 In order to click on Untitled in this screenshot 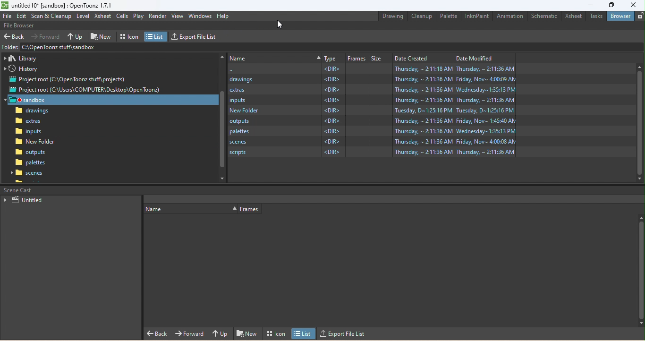, I will do `click(25, 199)`.